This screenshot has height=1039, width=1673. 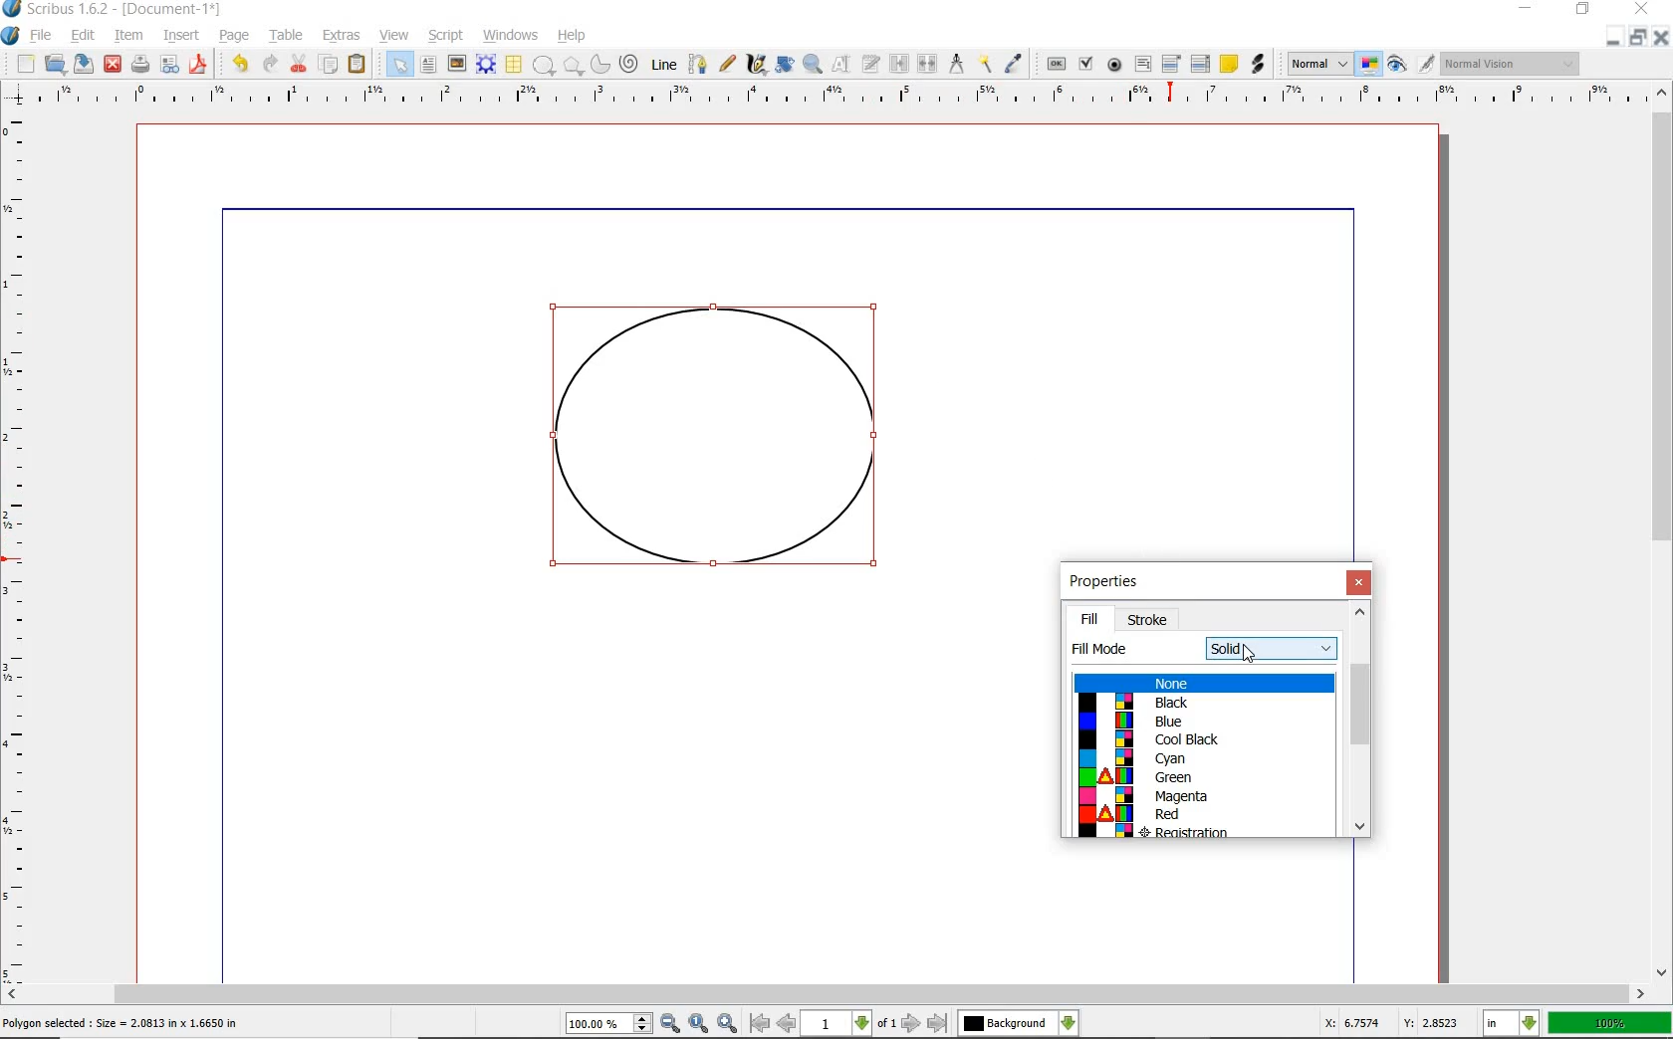 I want to click on EYE DROPPER, so click(x=1015, y=65).